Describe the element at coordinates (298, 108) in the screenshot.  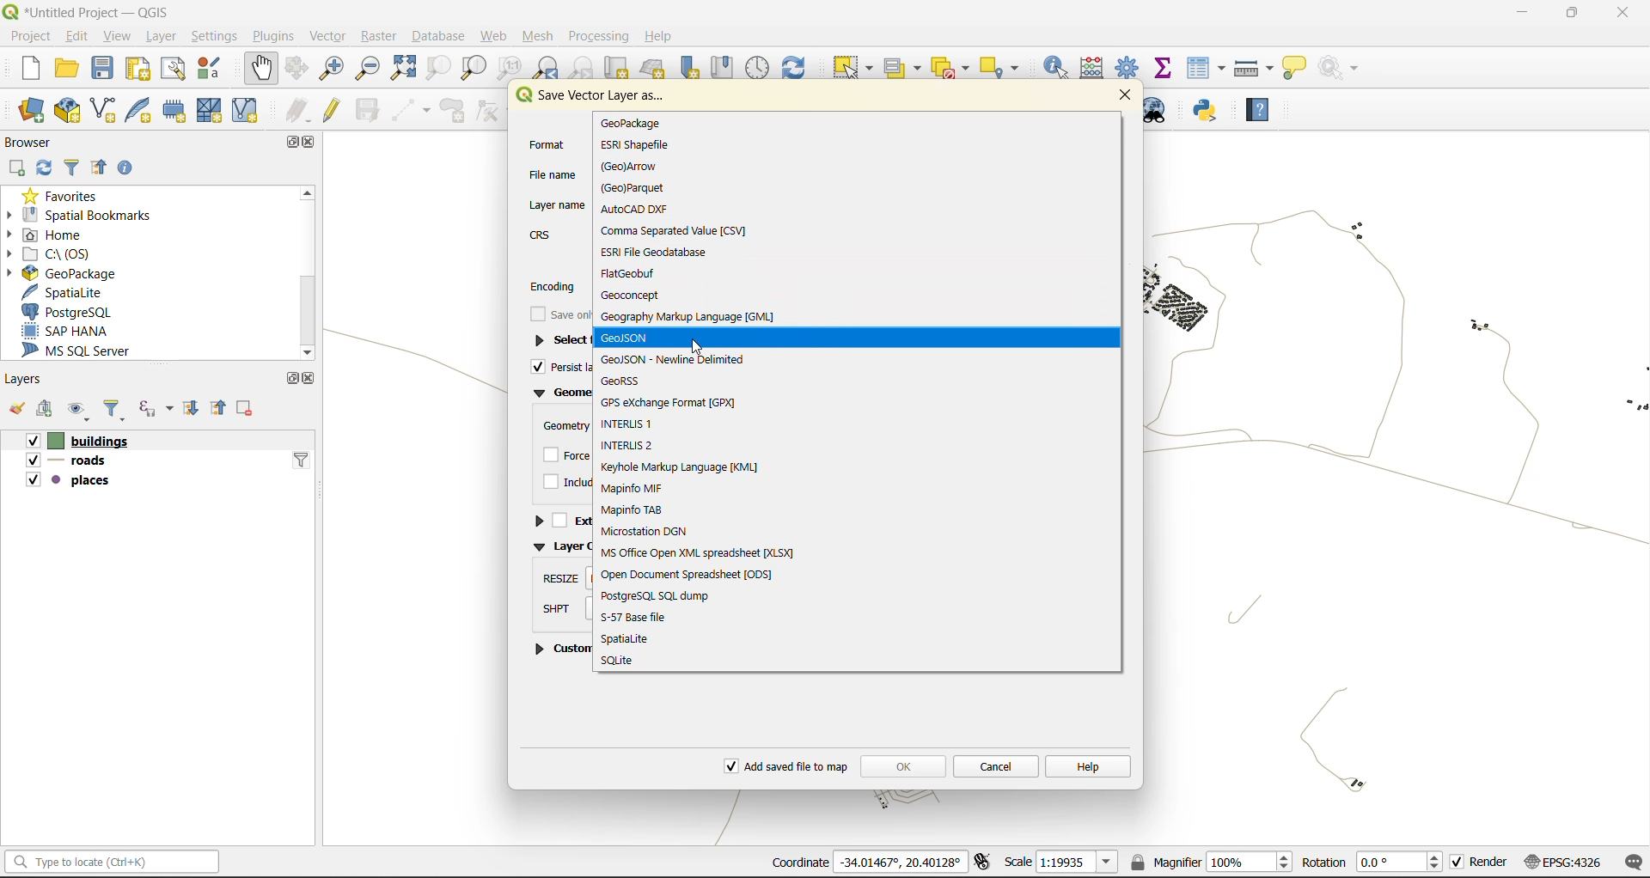
I see `edits` at that location.